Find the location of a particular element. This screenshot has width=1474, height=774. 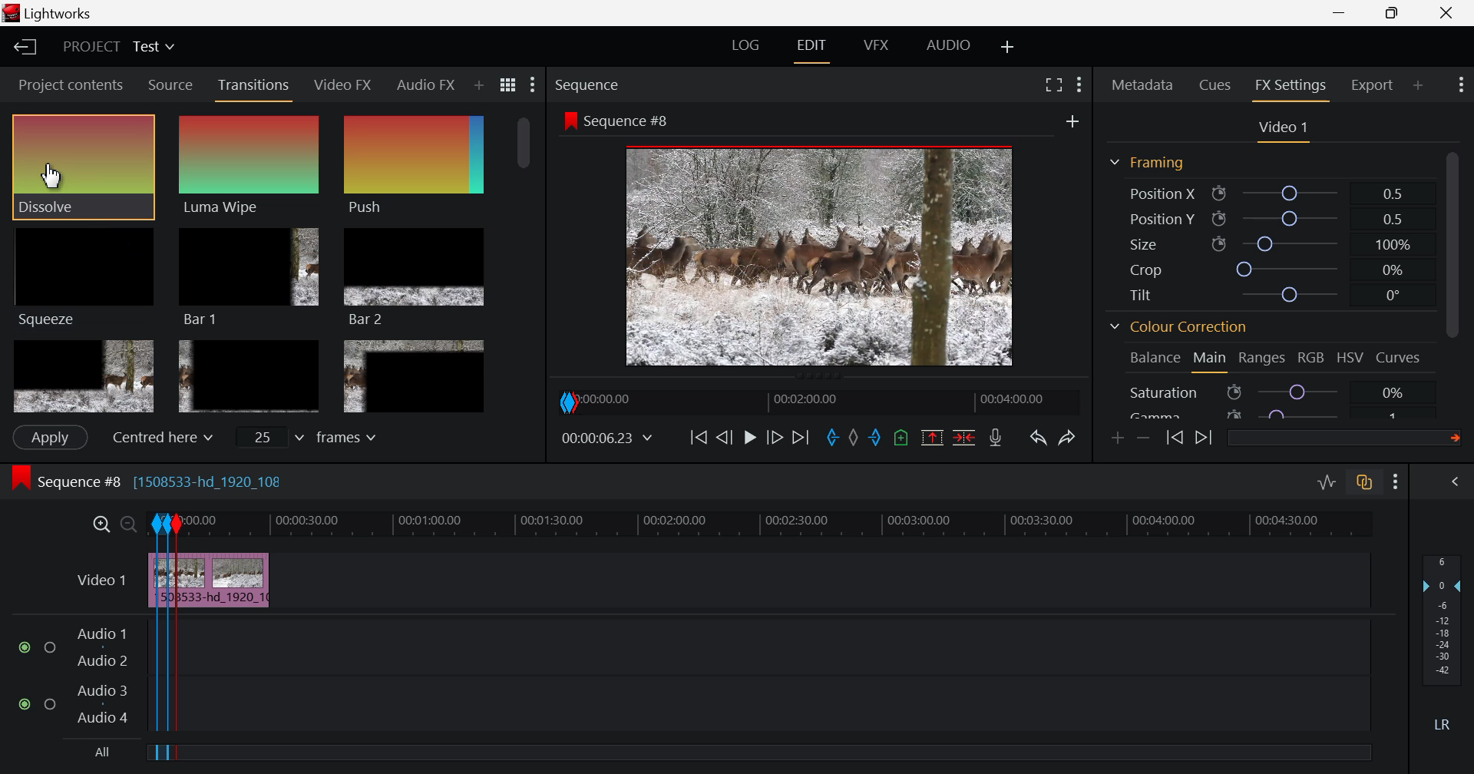

Back to Homepage is located at coordinates (20, 48).